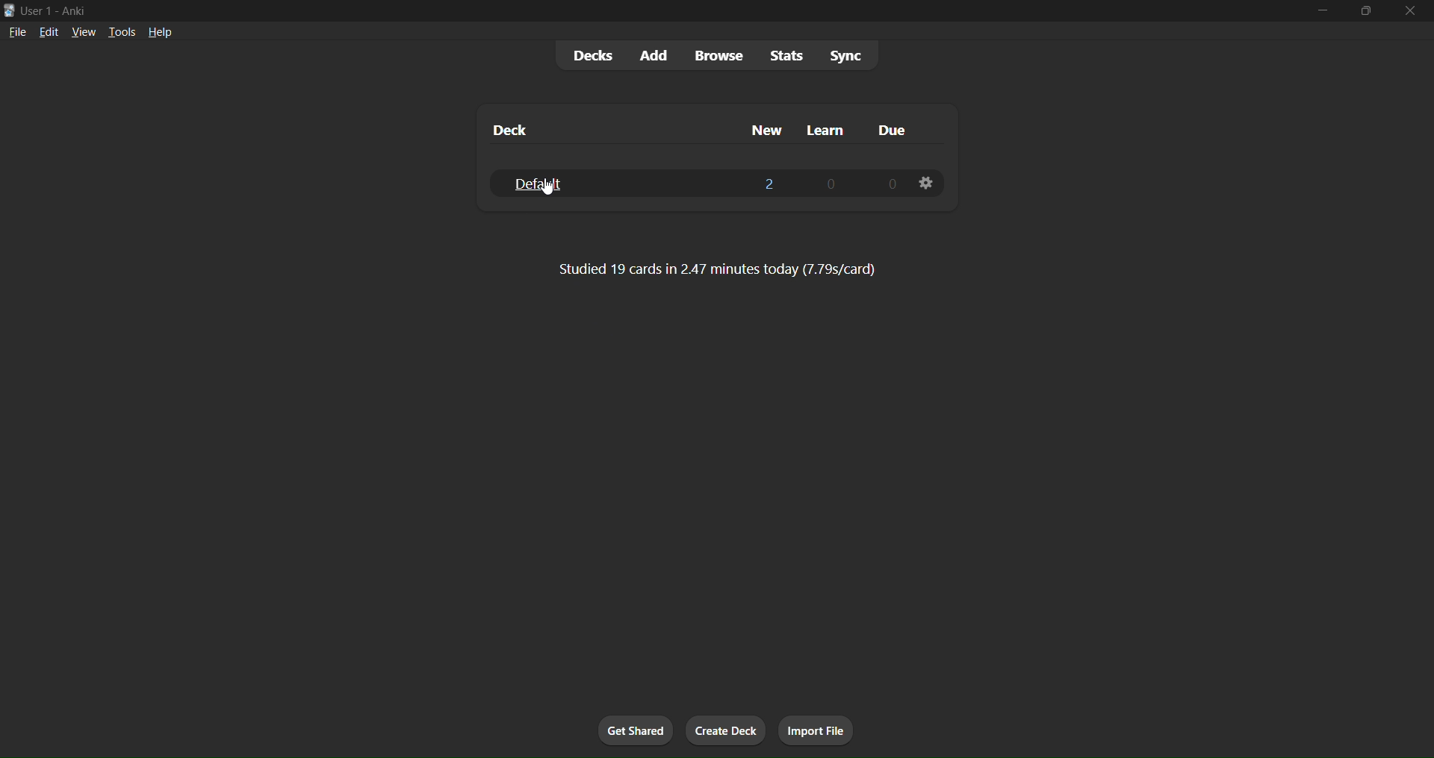  What do you see at coordinates (592, 55) in the screenshot?
I see `decks` at bounding box center [592, 55].